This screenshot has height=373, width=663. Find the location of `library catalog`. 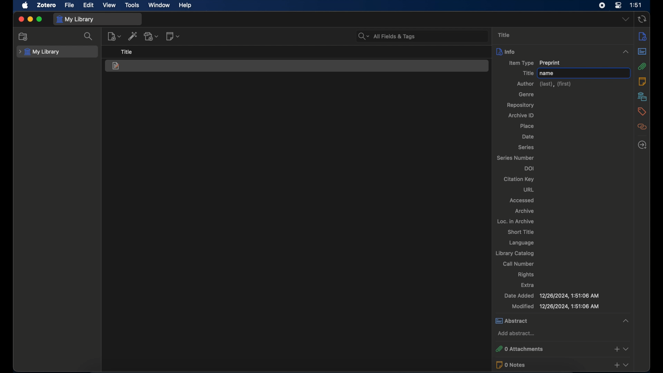

library catalog is located at coordinates (514, 254).